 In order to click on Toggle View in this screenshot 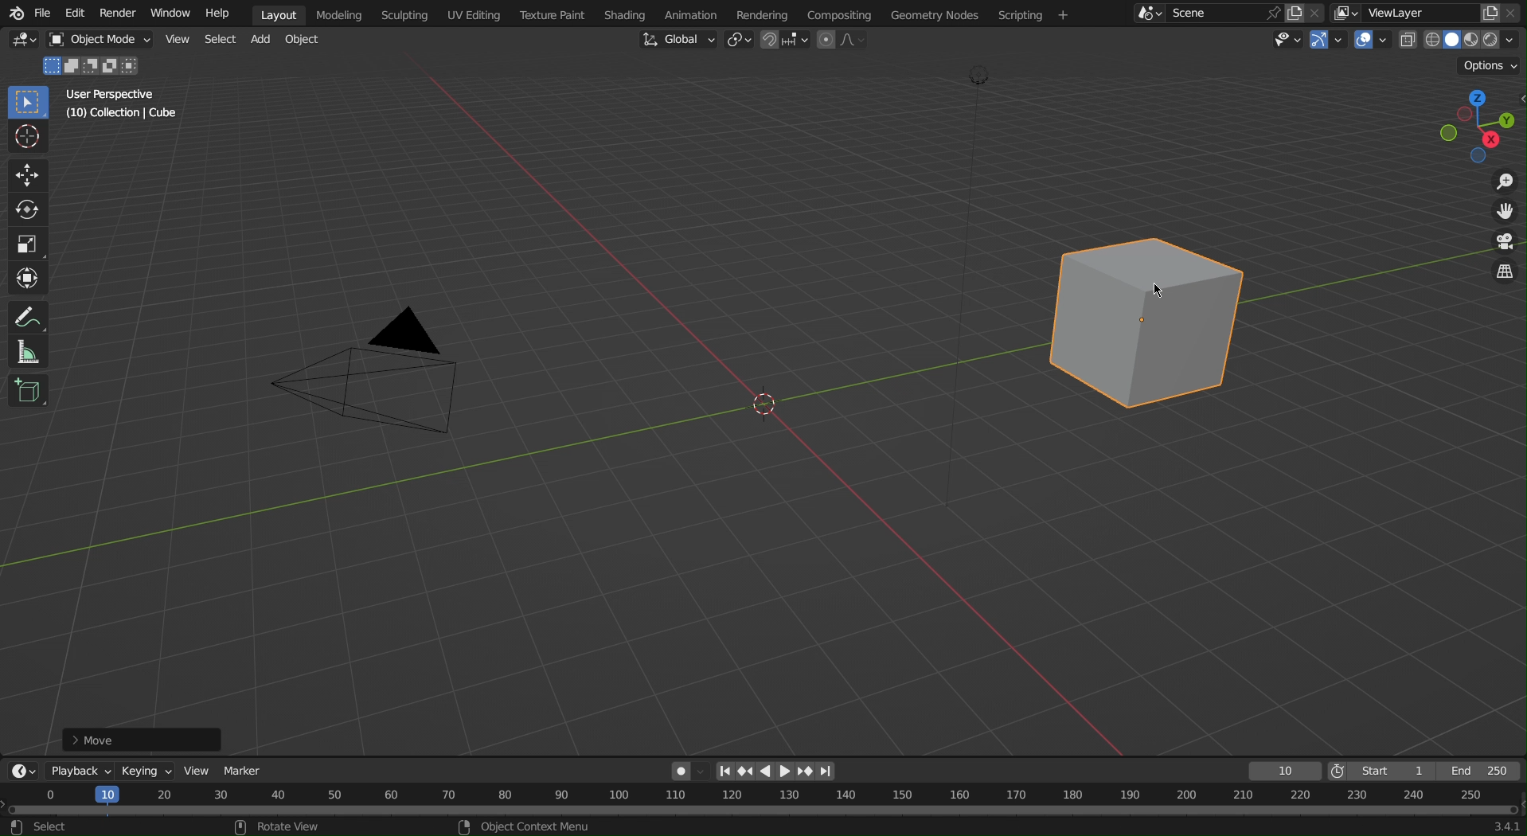, I will do `click(1502, 274)`.